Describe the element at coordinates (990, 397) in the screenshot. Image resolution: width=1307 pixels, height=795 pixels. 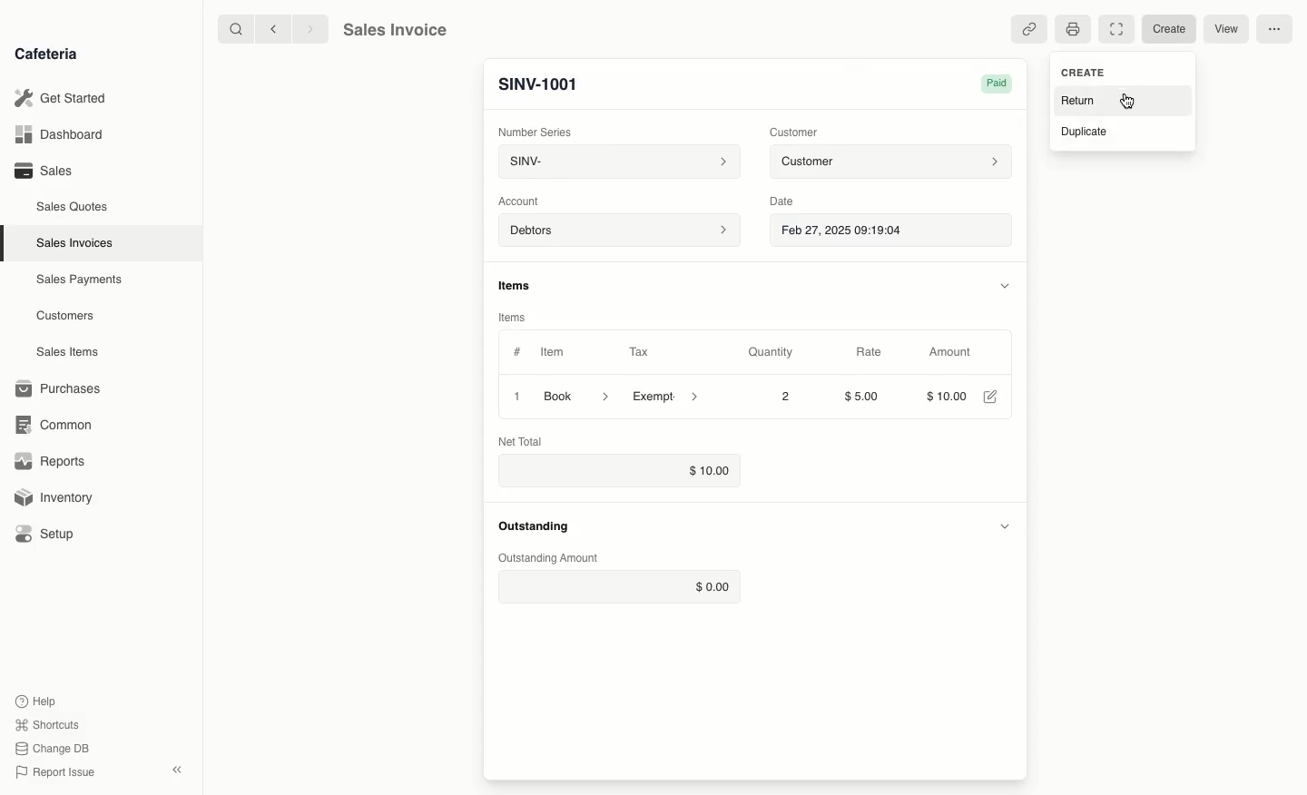
I see `Edit` at that location.